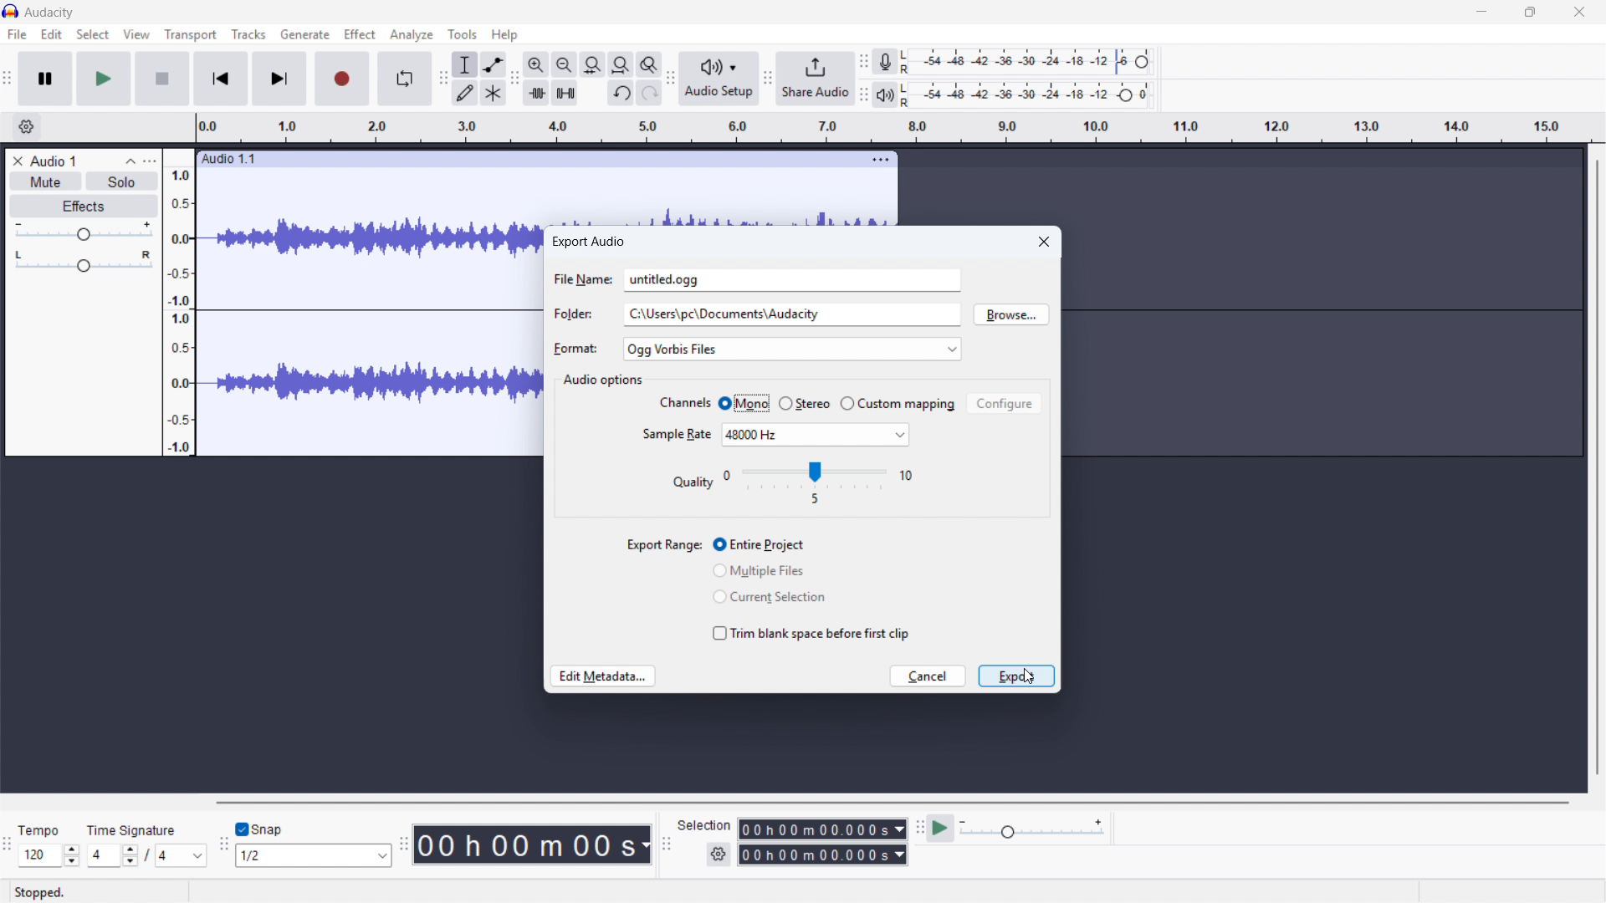  Describe the element at coordinates (78, 160) in the screenshot. I see `Track title ` at that location.